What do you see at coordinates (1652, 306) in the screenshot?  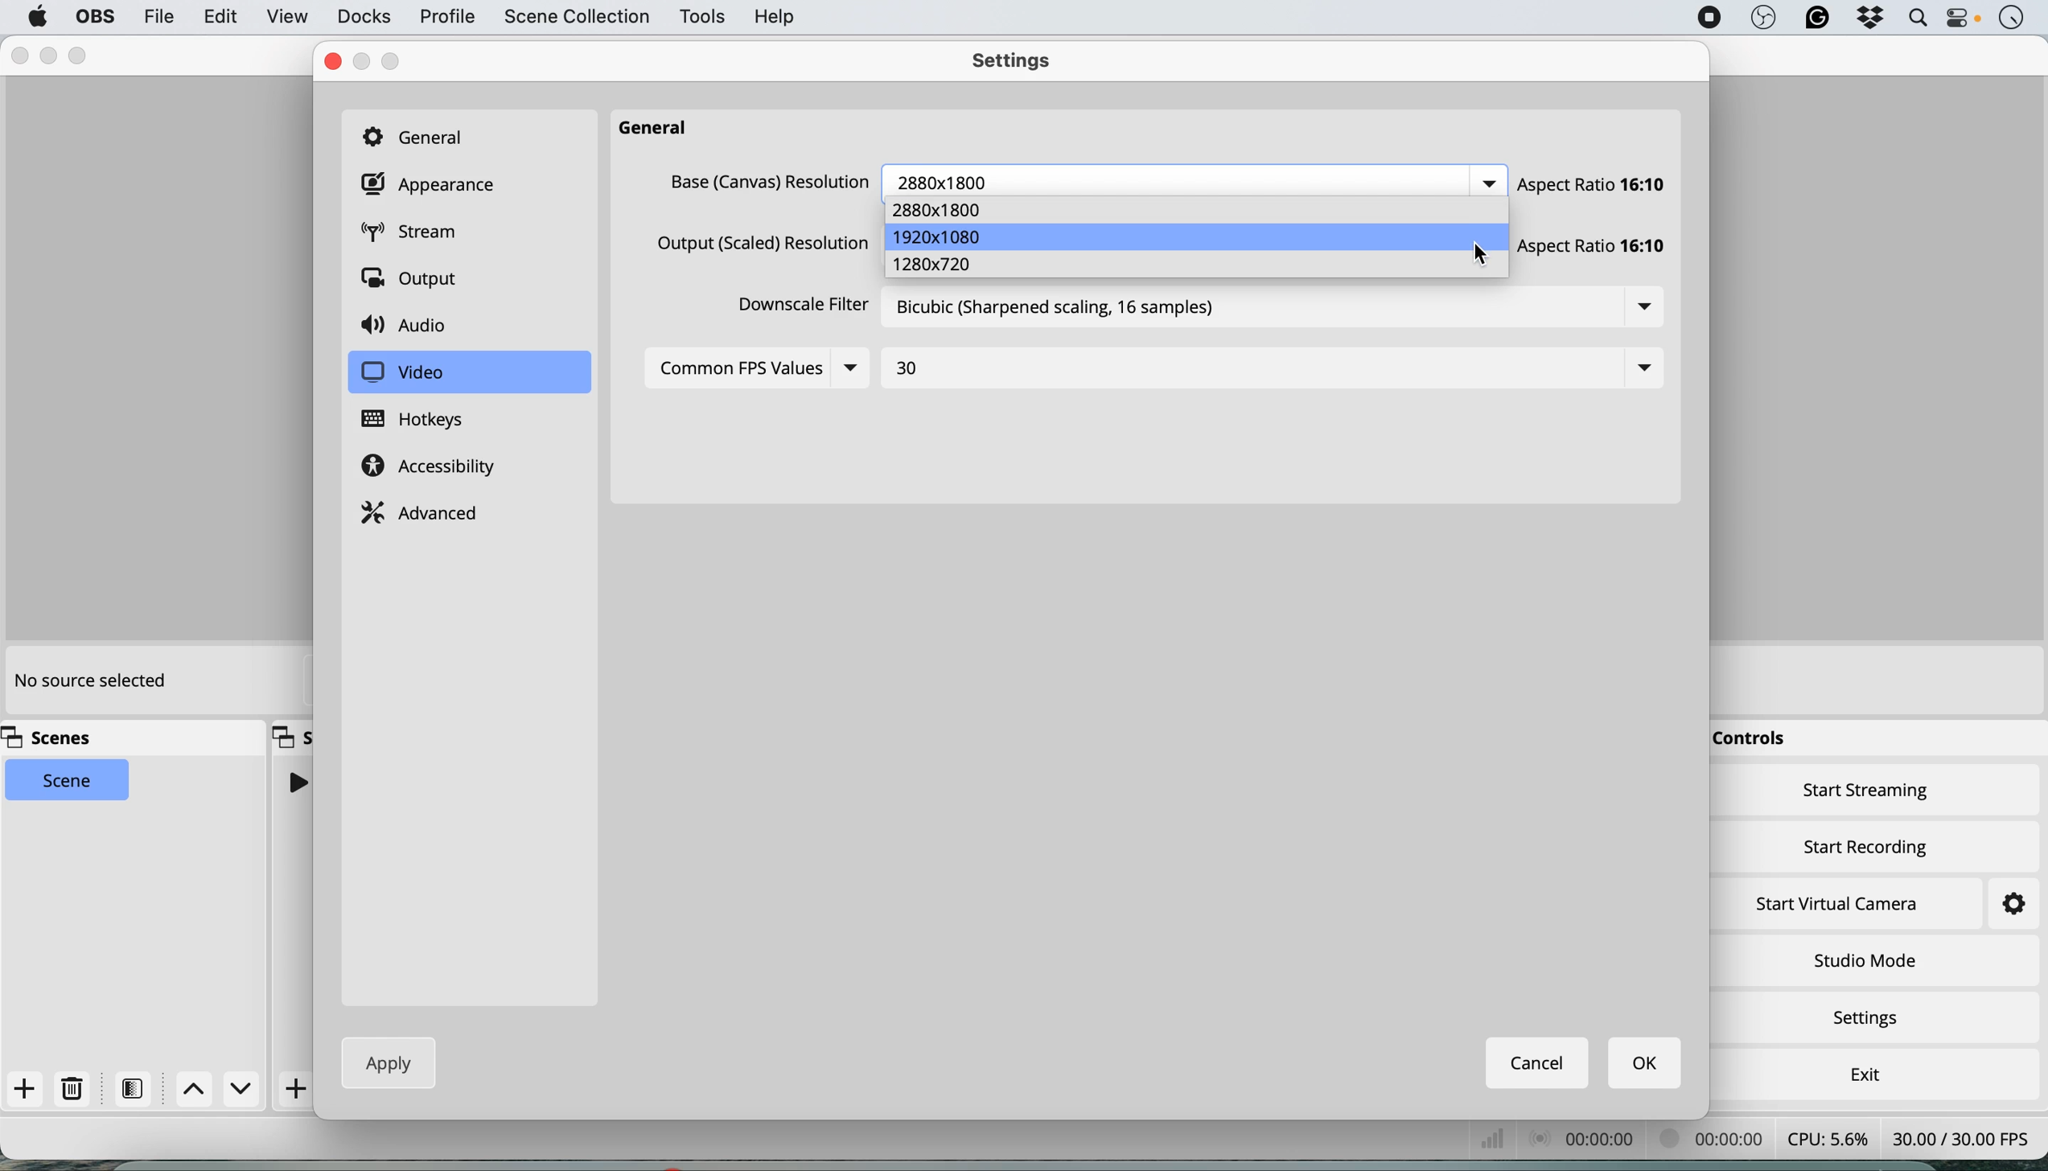 I see `List item` at bounding box center [1652, 306].